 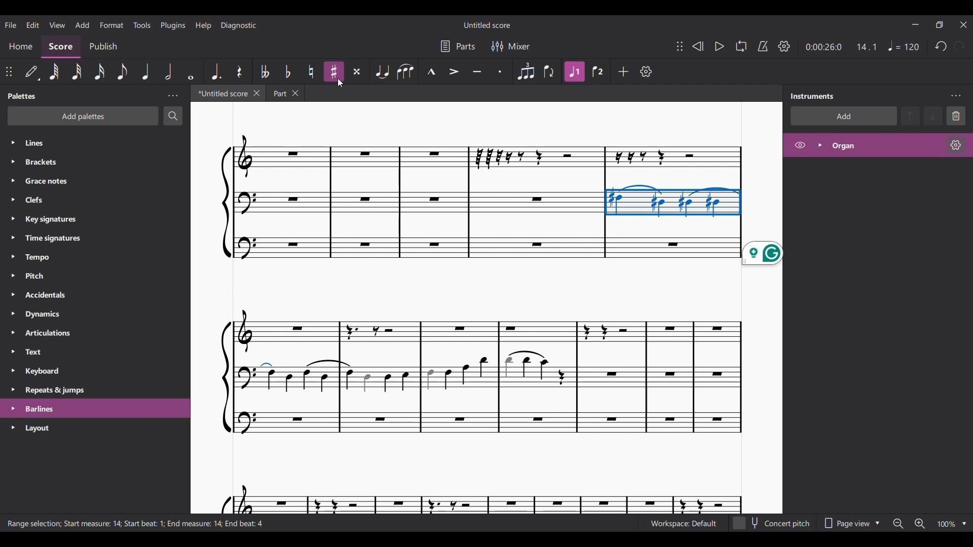 What do you see at coordinates (941, 47) in the screenshot?
I see `Undo` at bounding box center [941, 47].